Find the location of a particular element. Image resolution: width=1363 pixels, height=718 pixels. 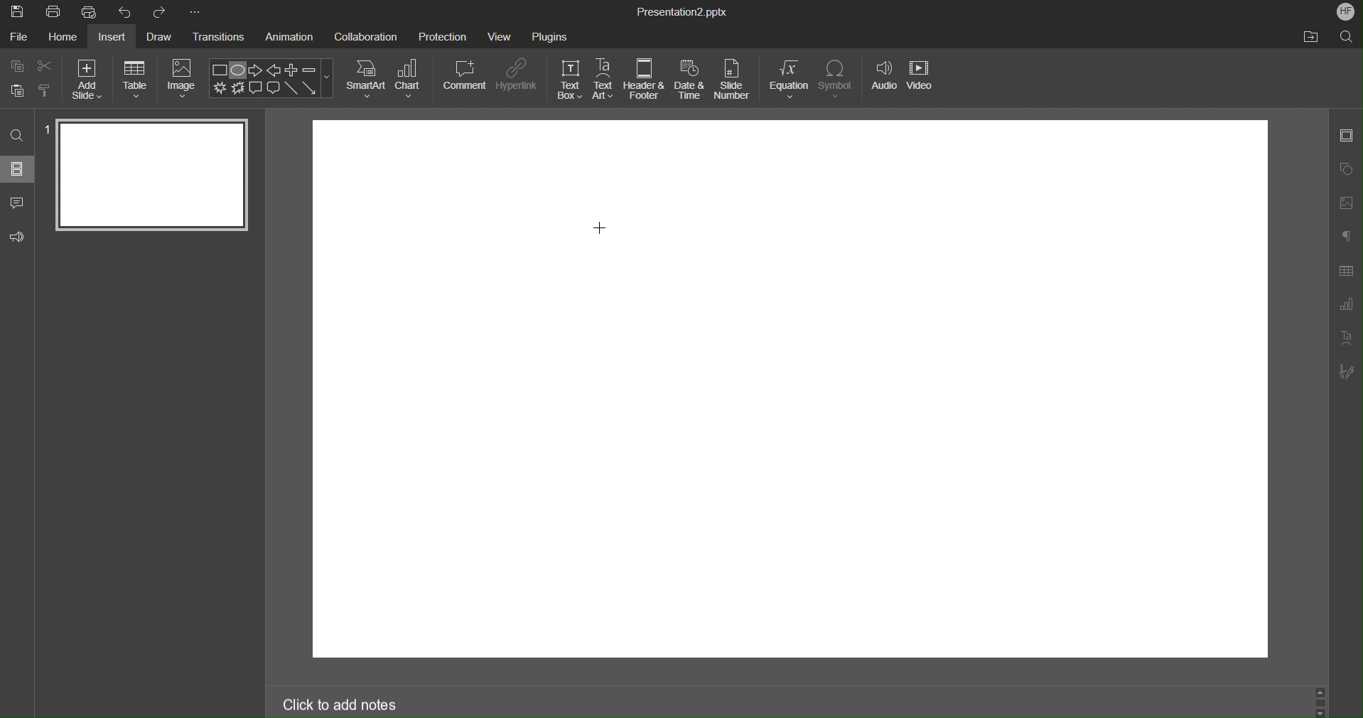

Comment is located at coordinates (465, 75).